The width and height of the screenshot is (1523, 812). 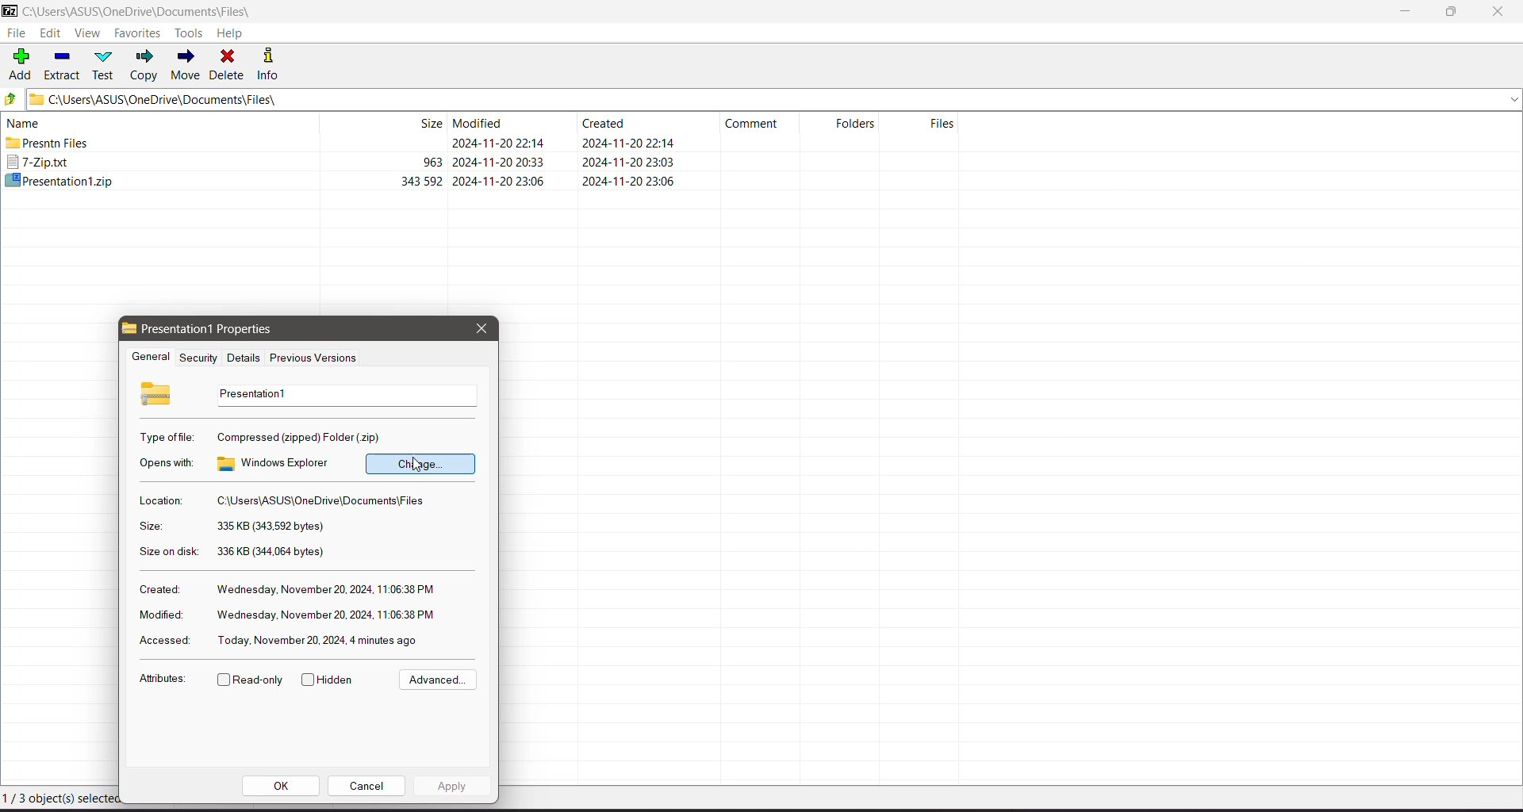 What do you see at coordinates (272, 552) in the screenshot?
I see `Total size of the selected file` at bounding box center [272, 552].